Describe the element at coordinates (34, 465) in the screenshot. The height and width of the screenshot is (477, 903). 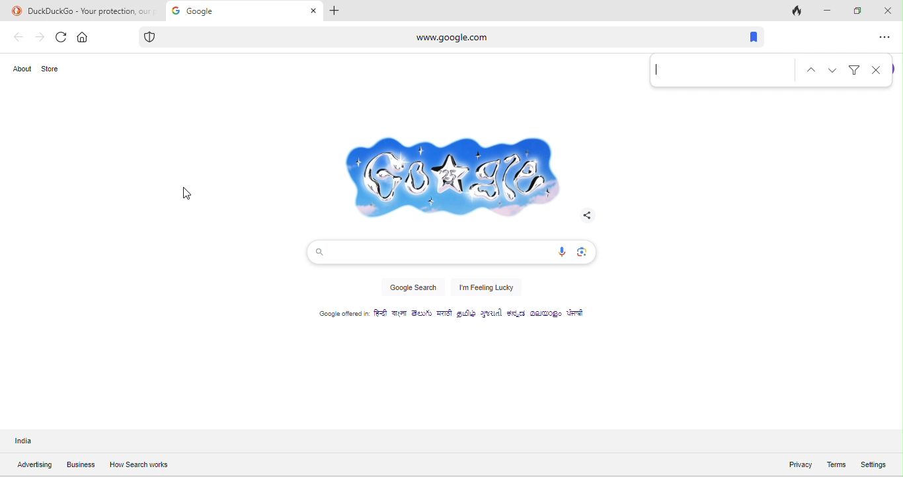
I see `advertising` at that location.